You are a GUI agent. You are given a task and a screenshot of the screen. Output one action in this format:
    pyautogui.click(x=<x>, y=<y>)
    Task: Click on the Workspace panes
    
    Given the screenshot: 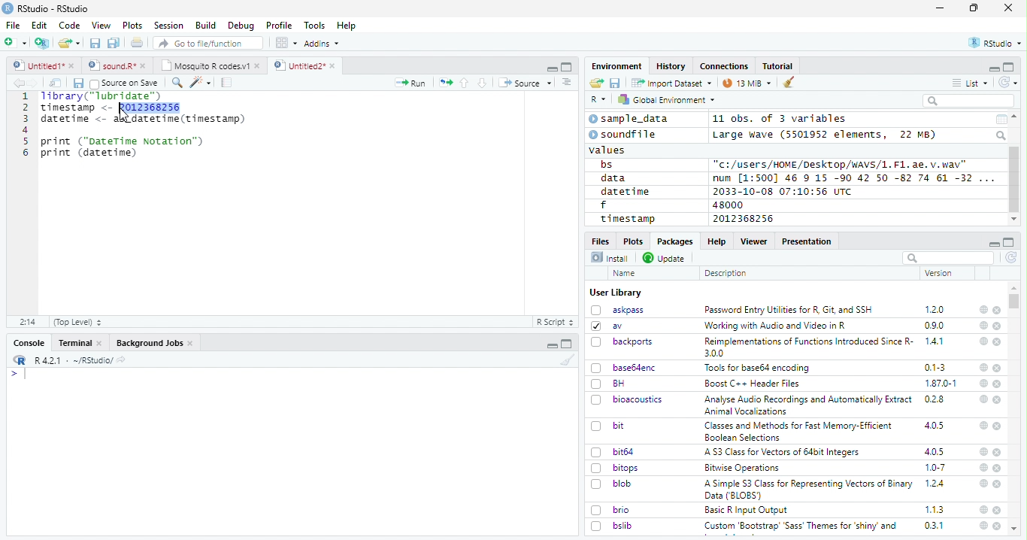 What is the action you would take?
    pyautogui.click(x=286, y=43)
    